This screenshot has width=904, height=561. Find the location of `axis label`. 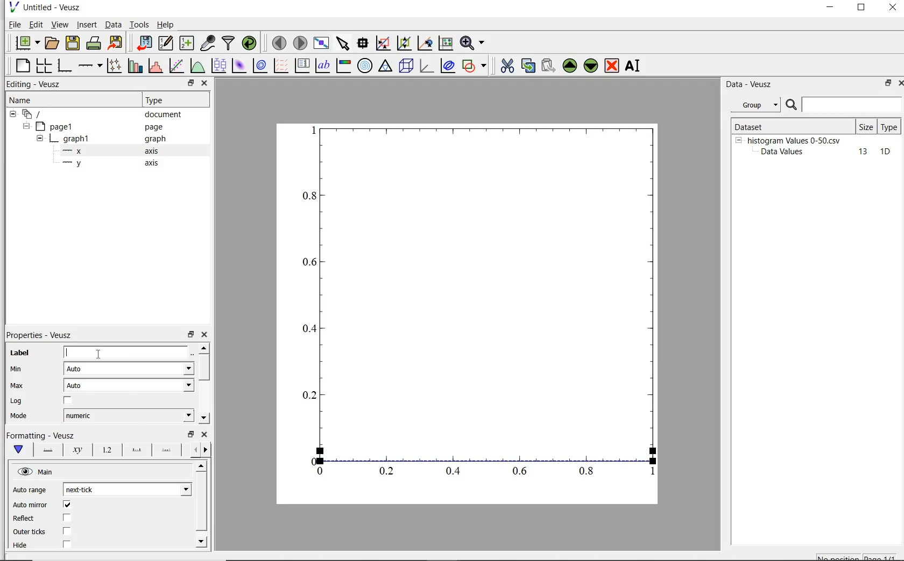

axis label is located at coordinates (78, 450).